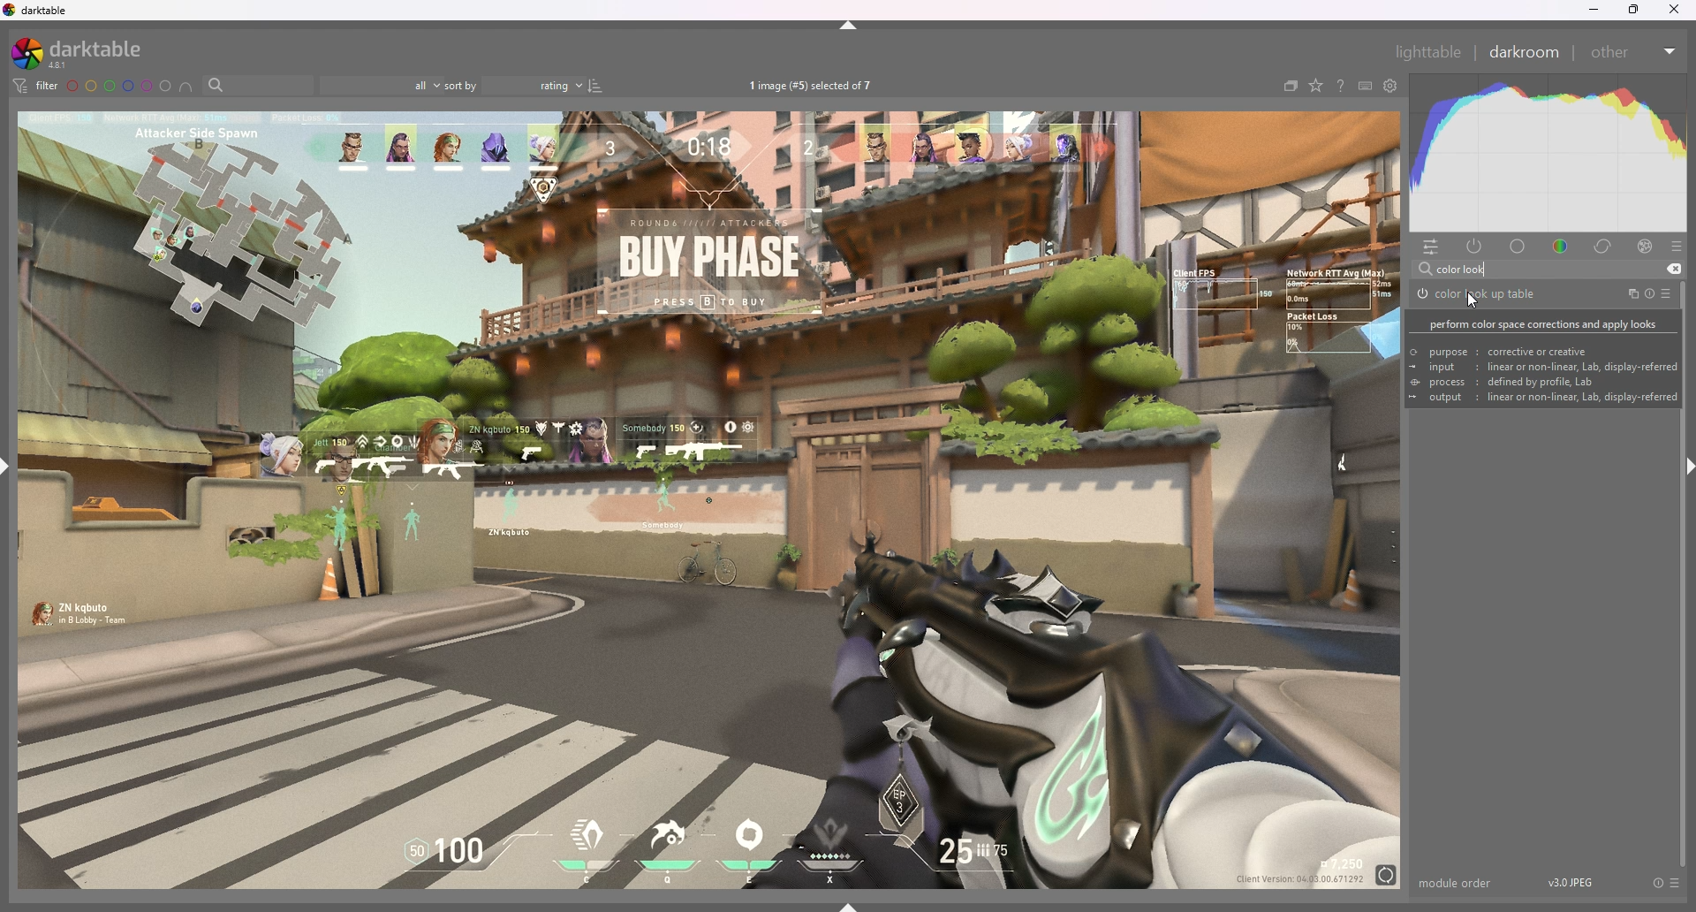 The height and width of the screenshot is (912, 1696). I want to click on cursor, so click(1473, 299).